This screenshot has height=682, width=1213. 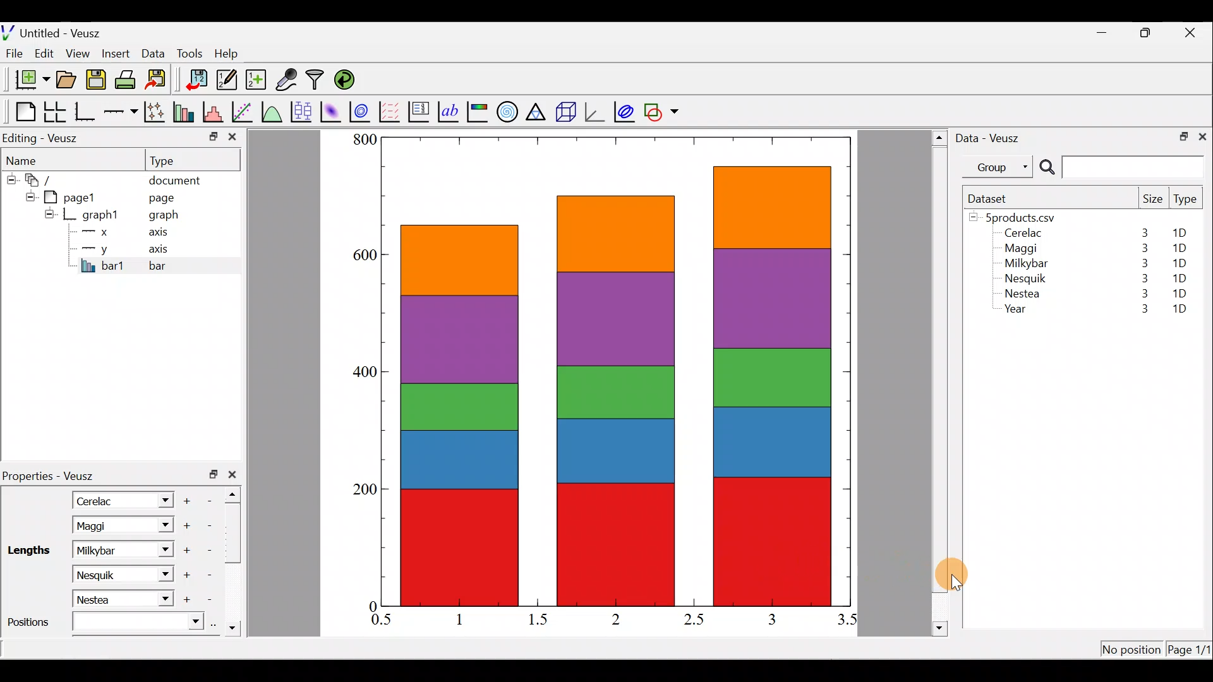 I want to click on document widget, so click(x=45, y=178).